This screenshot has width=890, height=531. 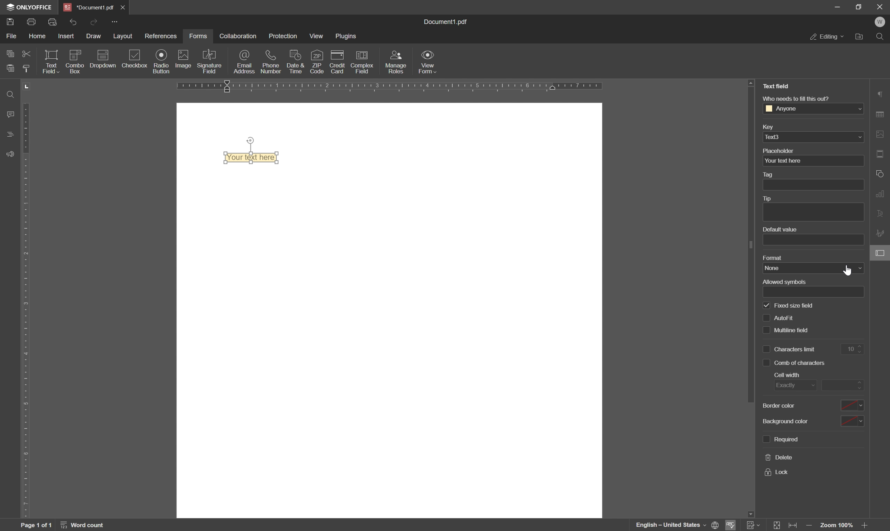 What do you see at coordinates (881, 173) in the screenshot?
I see `shape settings` at bounding box center [881, 173].